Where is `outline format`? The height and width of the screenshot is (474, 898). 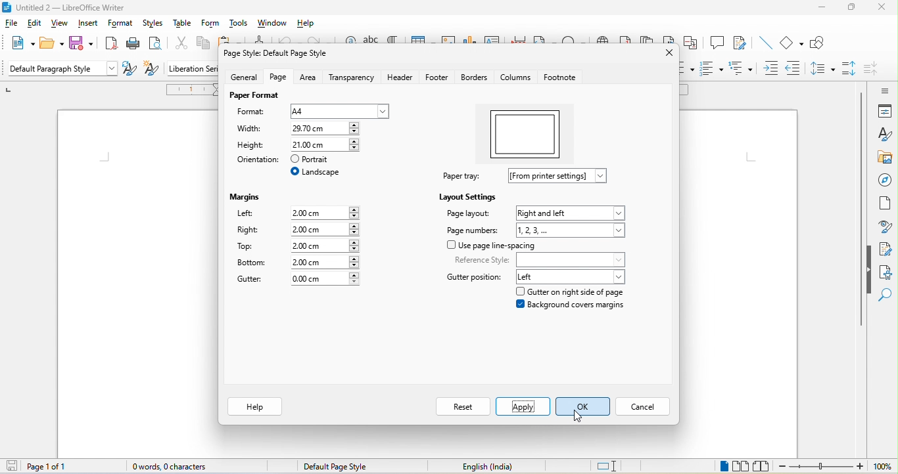 outline format is located at coordinates (741, 68).